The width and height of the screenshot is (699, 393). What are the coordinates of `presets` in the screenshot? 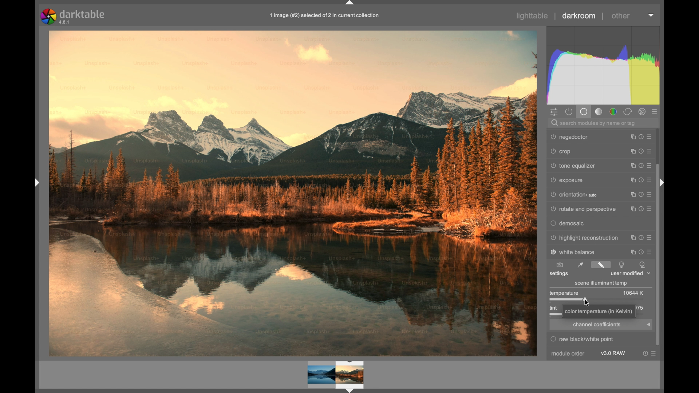 It's located at (651, 135).